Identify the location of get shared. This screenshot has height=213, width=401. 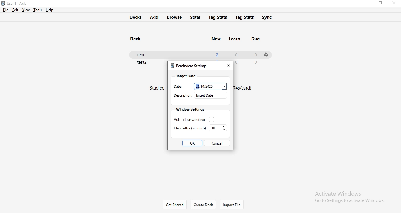
(175, 205).